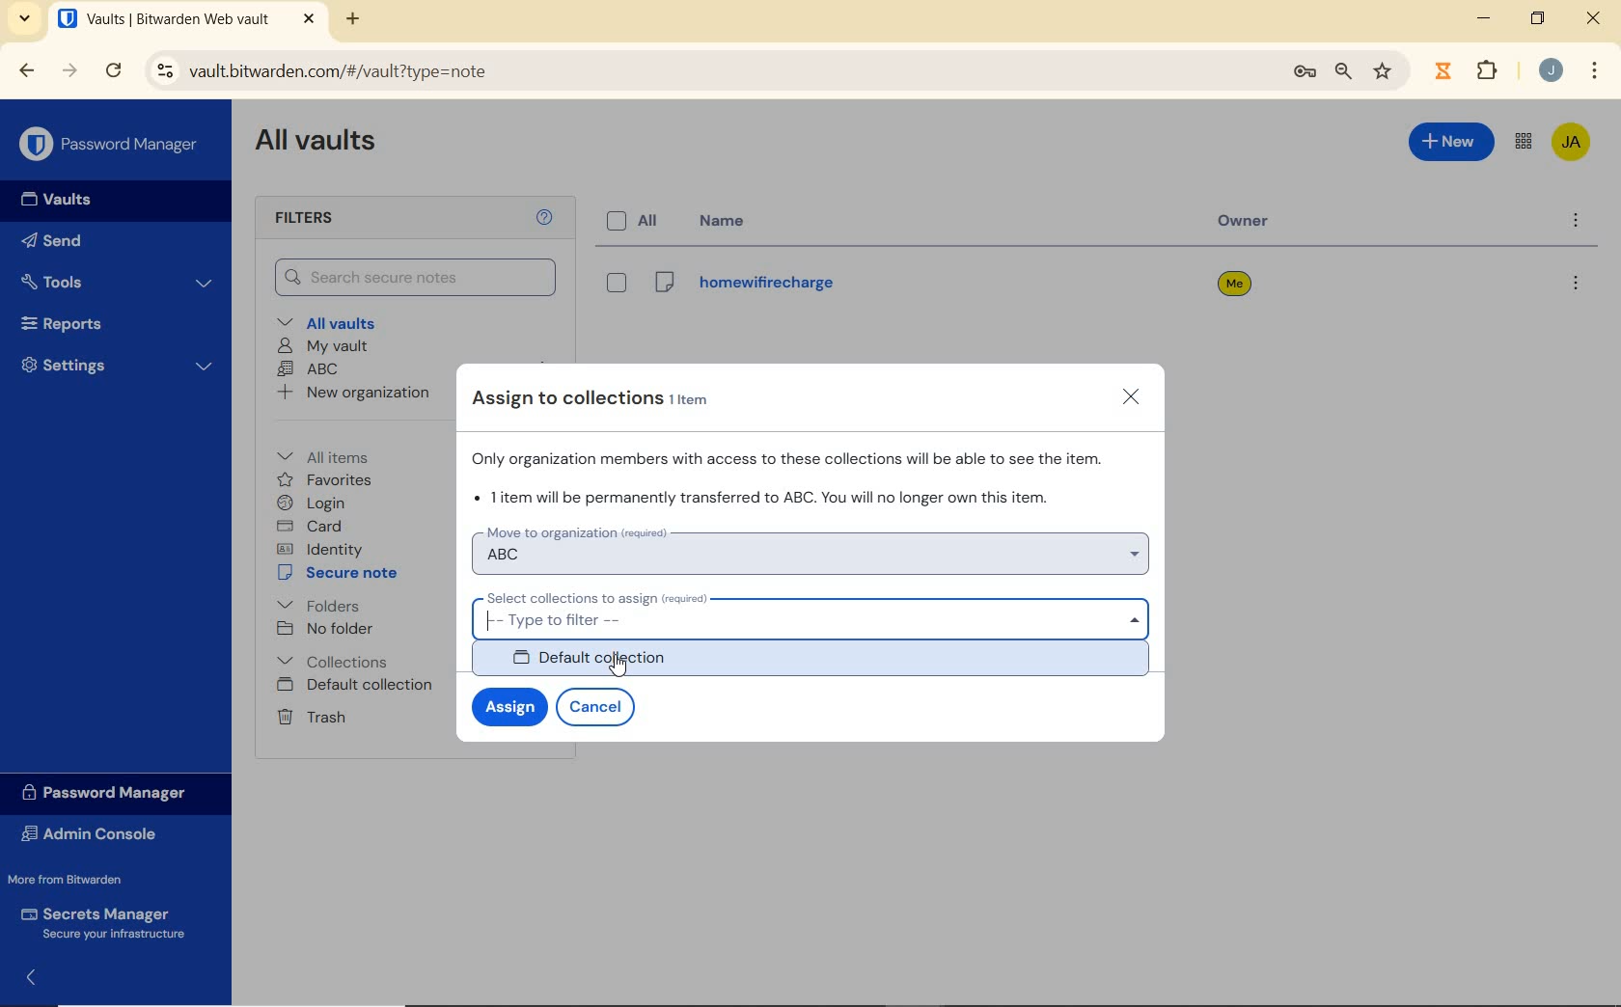 This screenshot has height=1007, width=1621. What do you see at coordinates (355, 392) in the screenshot?
I see `New organization` at bounding box center [355, 392].